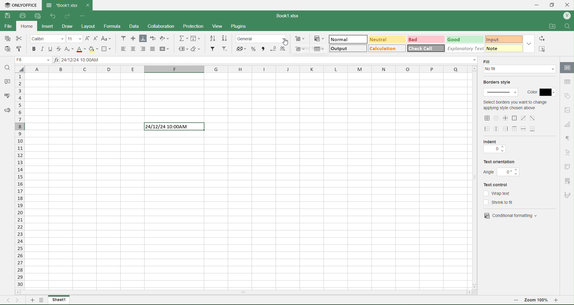  I want to click on Redo, so click(68, 16).